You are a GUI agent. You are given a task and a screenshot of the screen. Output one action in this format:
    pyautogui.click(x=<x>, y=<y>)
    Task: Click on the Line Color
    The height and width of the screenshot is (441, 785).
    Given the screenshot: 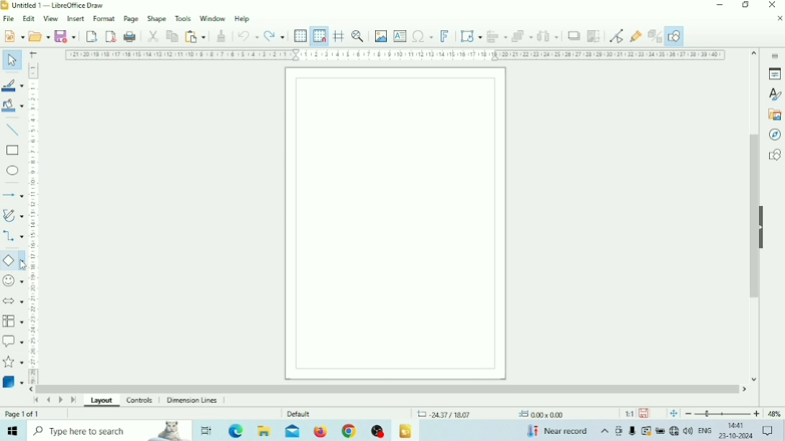 What is the action you would take?
    pyautogui.click(x=13, y=85)
    